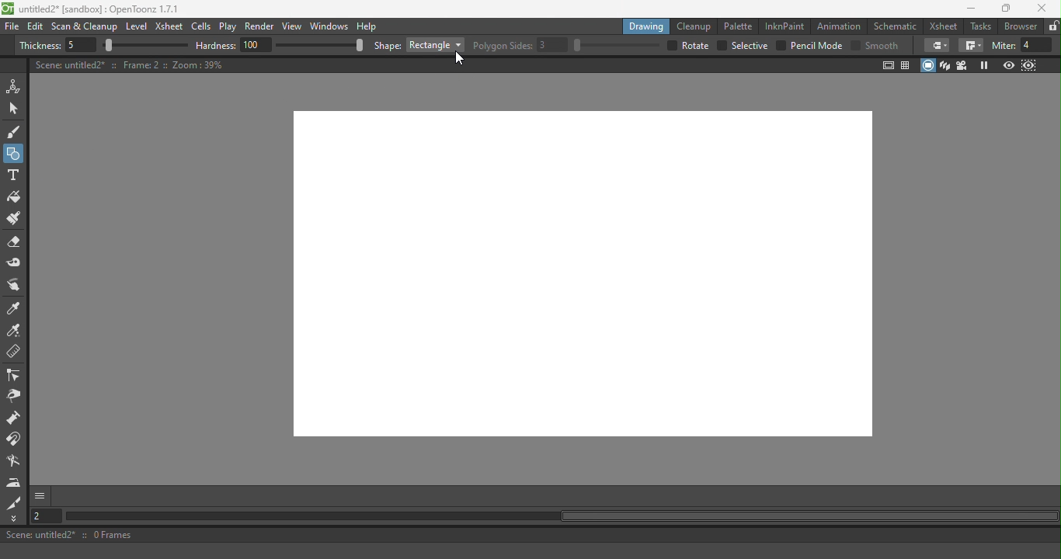 The image size is (1061, 559). I want to click on Scan & Cleanup, so click(84, 26).